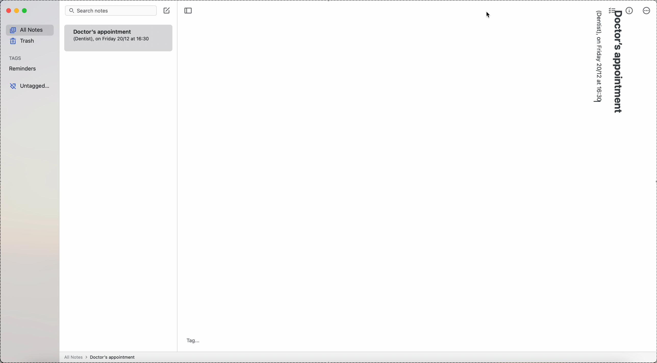  Describe the element at coordinates (193, 340) in the screenshot. I see `tag` at that location.